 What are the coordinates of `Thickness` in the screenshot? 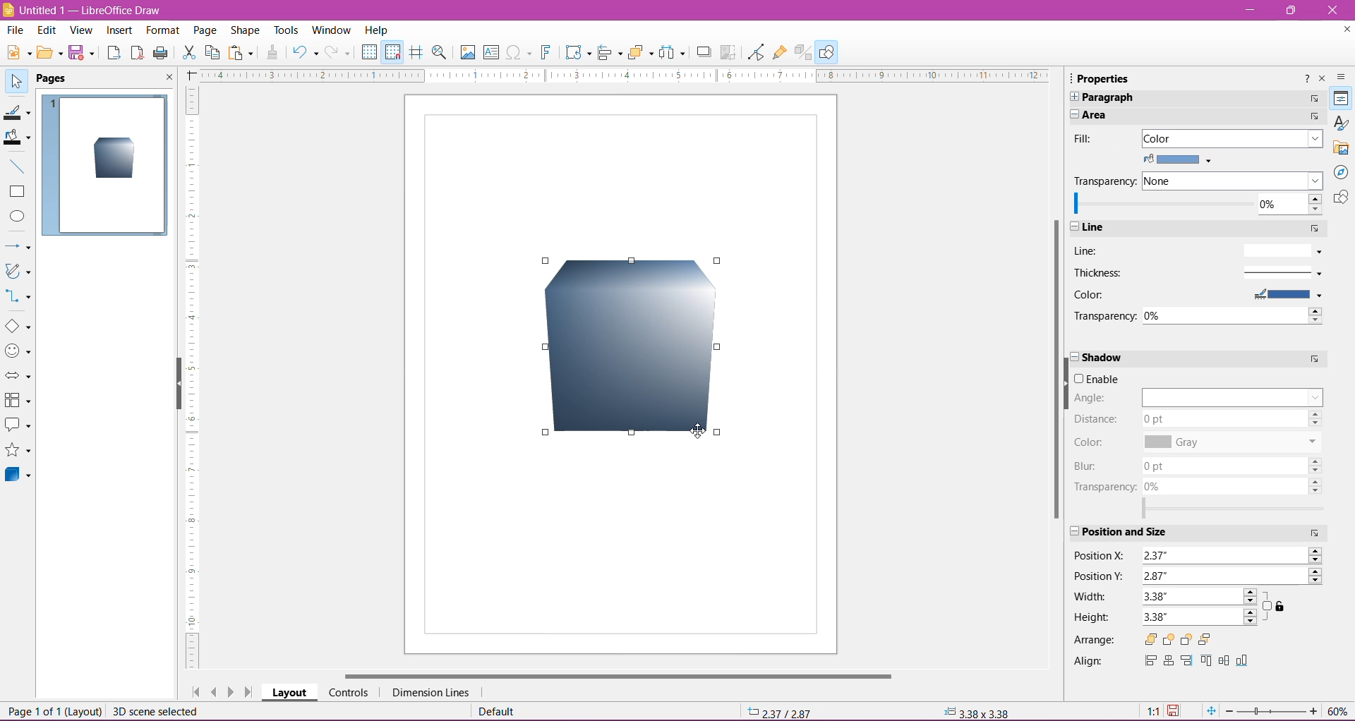 It's located at (1110, 272).